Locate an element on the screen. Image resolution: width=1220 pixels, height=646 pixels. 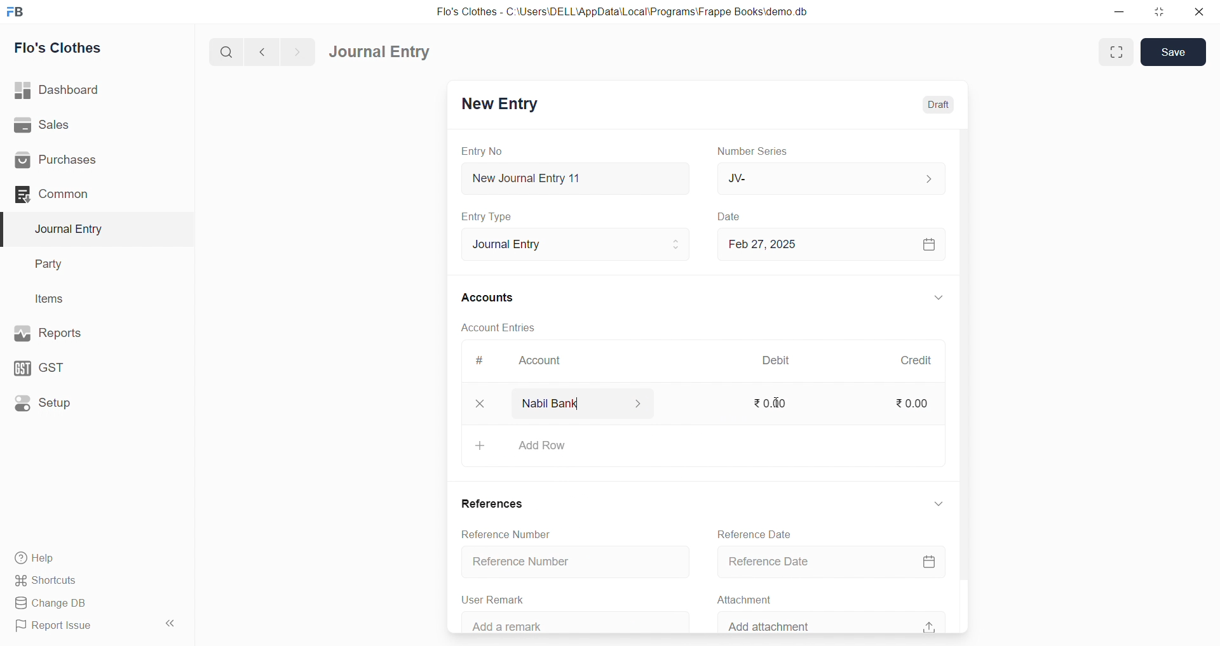
References is located at coordinates (493, 502).